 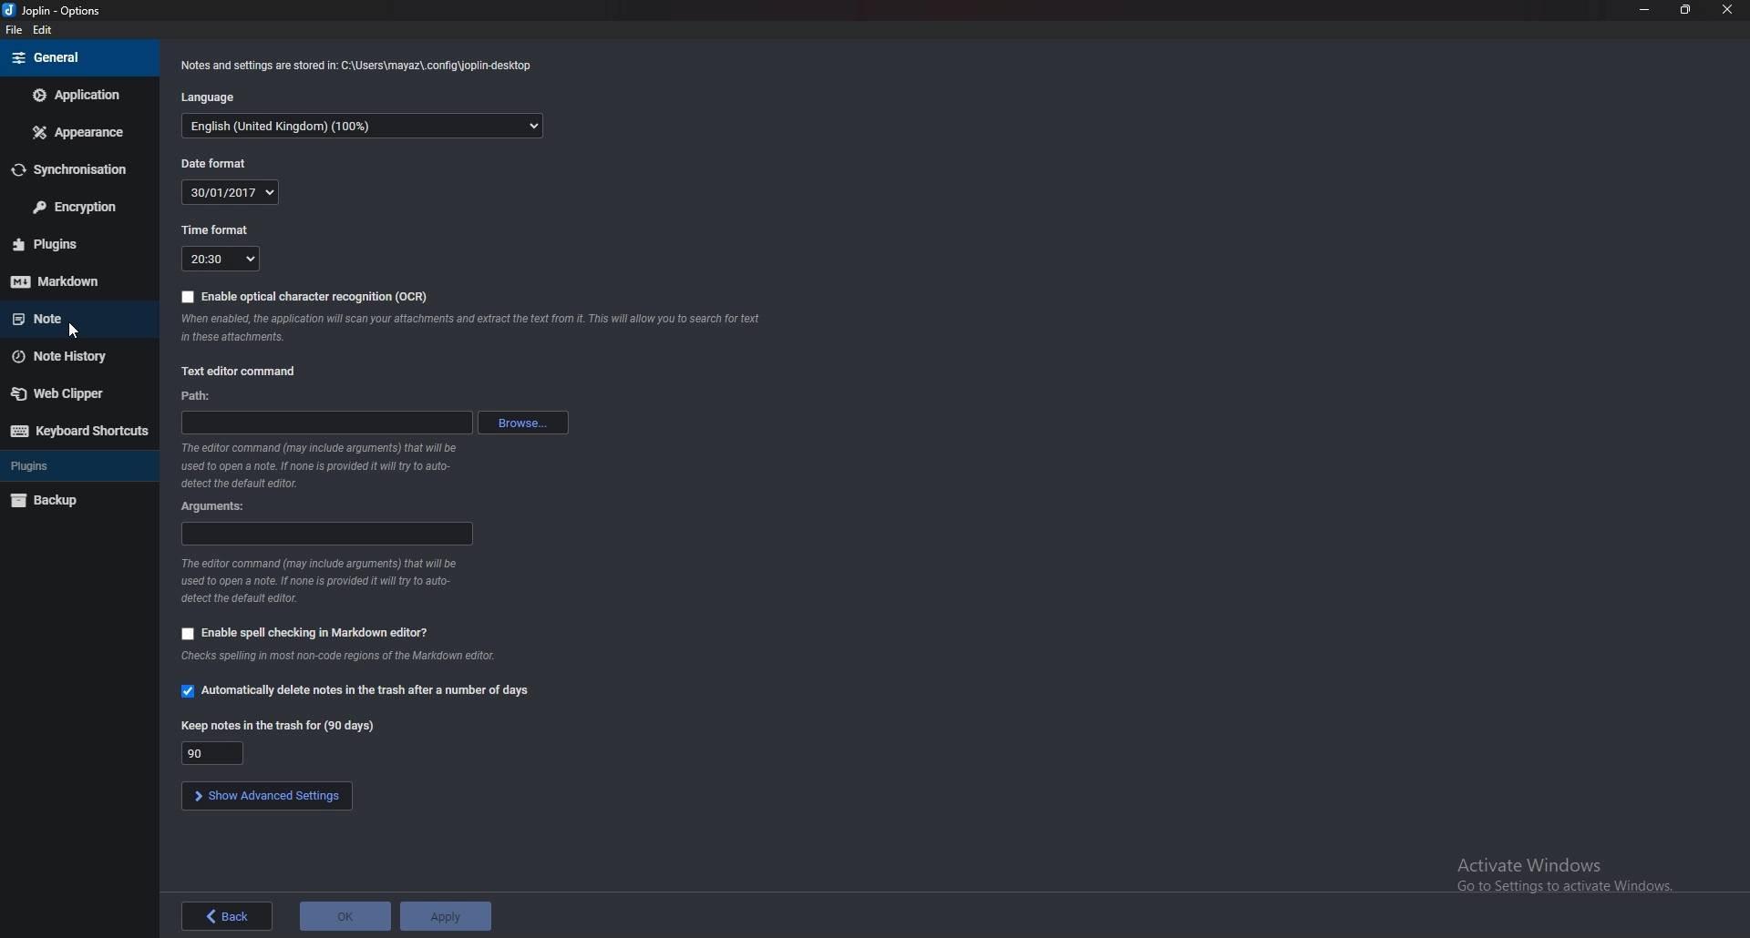 I want to click on Resize, so click(x=1686, y=10).